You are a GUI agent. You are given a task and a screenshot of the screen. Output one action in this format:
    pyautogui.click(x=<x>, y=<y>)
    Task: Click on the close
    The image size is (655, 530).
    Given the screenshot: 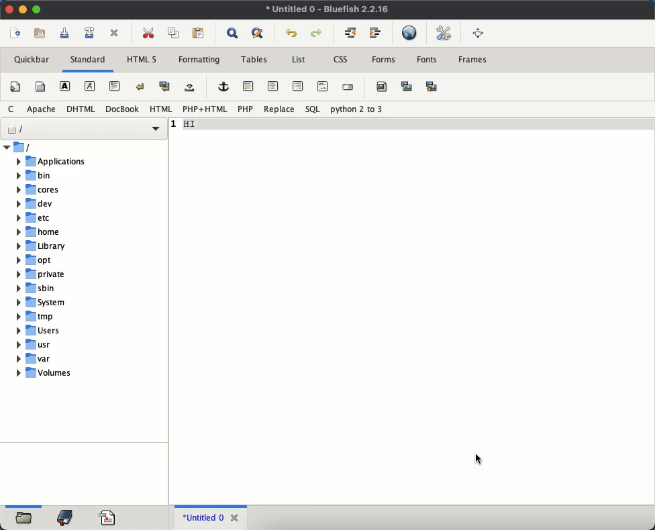 What is the action you would take?
    pyautogui.click(x=9, y=9)
    